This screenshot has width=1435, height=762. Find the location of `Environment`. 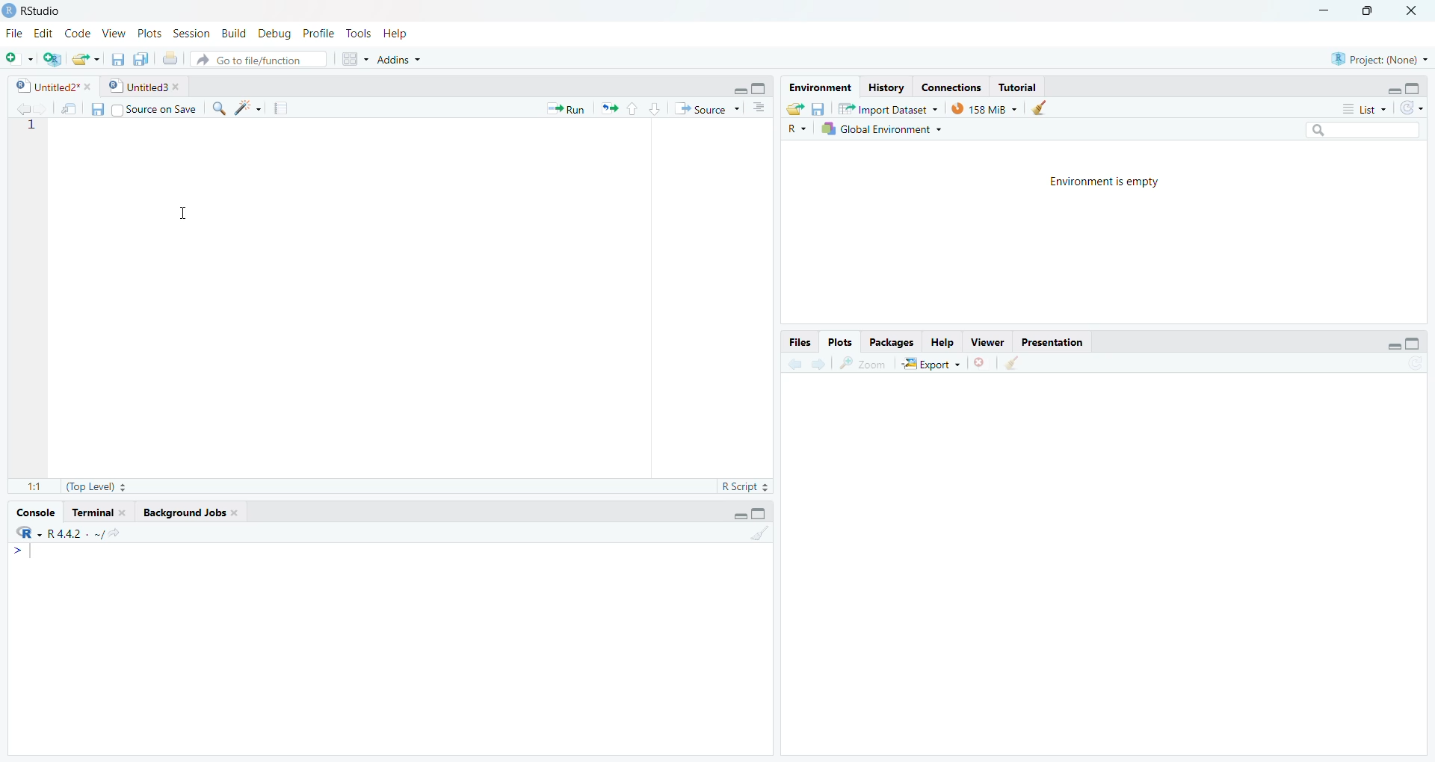

Environment is located at coordinates (818, 87).